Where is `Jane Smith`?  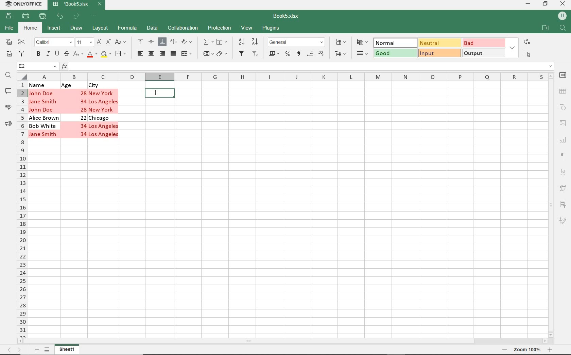
Jane Smith is located at coordinates (44, 101).